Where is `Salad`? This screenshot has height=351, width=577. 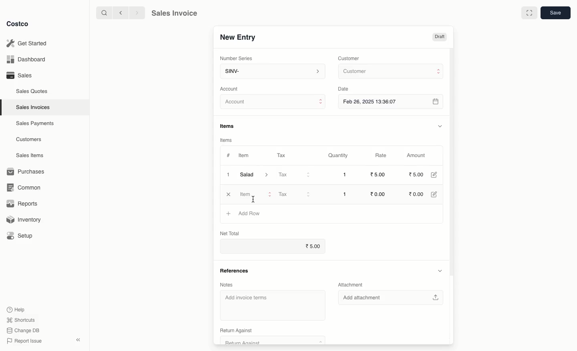 Salad is located at coordinates (254, 175).